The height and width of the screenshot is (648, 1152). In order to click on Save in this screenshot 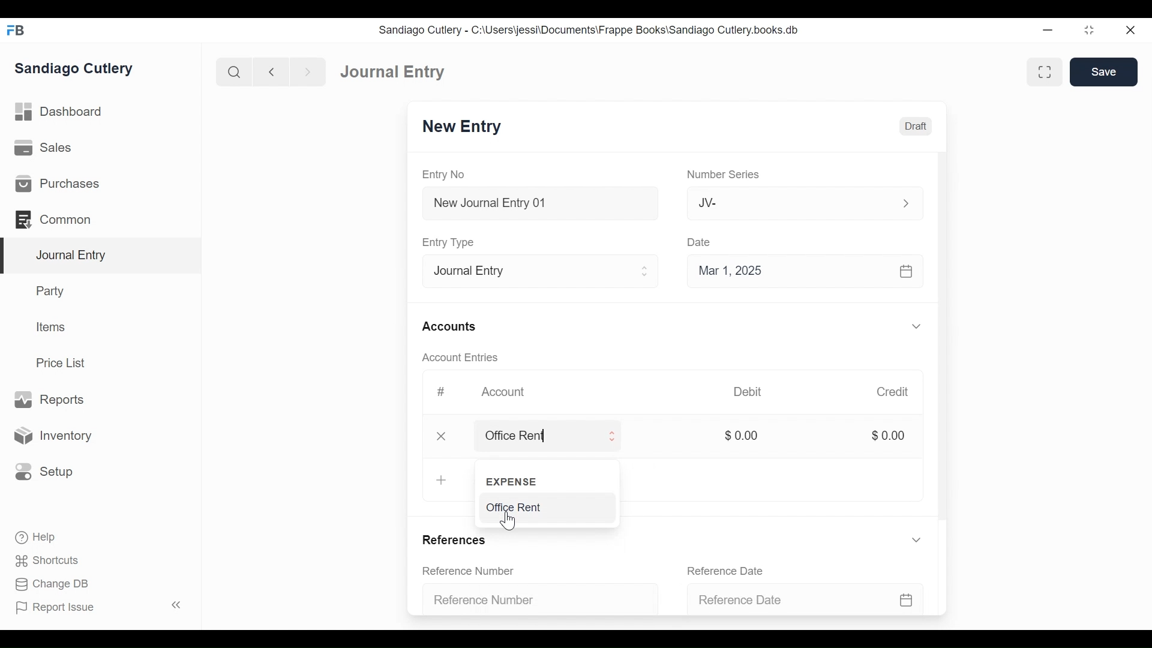, I will do `click(1104, 71)`.